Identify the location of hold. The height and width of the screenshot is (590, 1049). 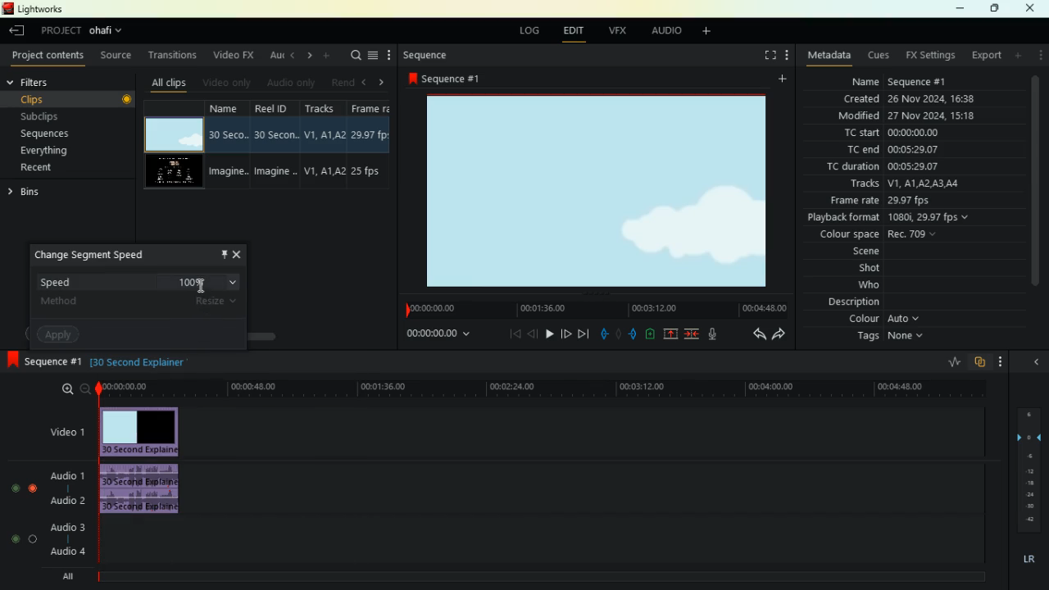
(618, 333).